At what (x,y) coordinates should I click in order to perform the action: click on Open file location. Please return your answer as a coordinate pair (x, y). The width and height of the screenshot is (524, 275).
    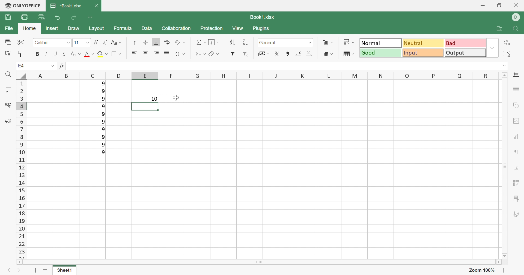
    Looking at the image, I should click on (502, 29).